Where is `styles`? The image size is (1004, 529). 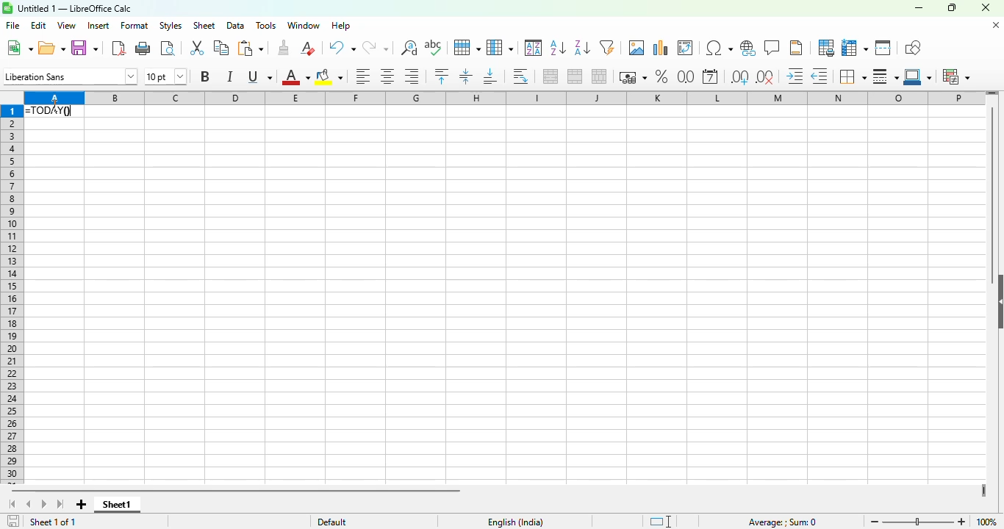
styles is located at coordinates (171, 25).